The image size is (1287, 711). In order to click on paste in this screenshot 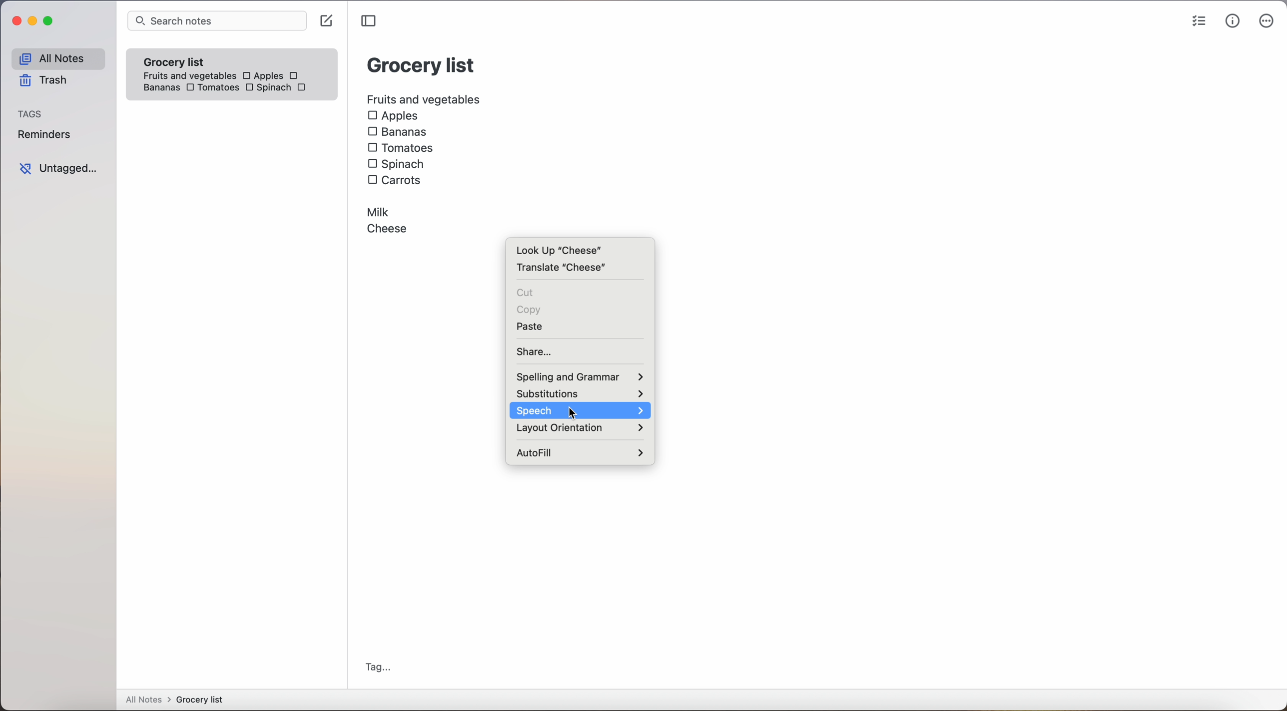, I will do `click(536, 327)`.